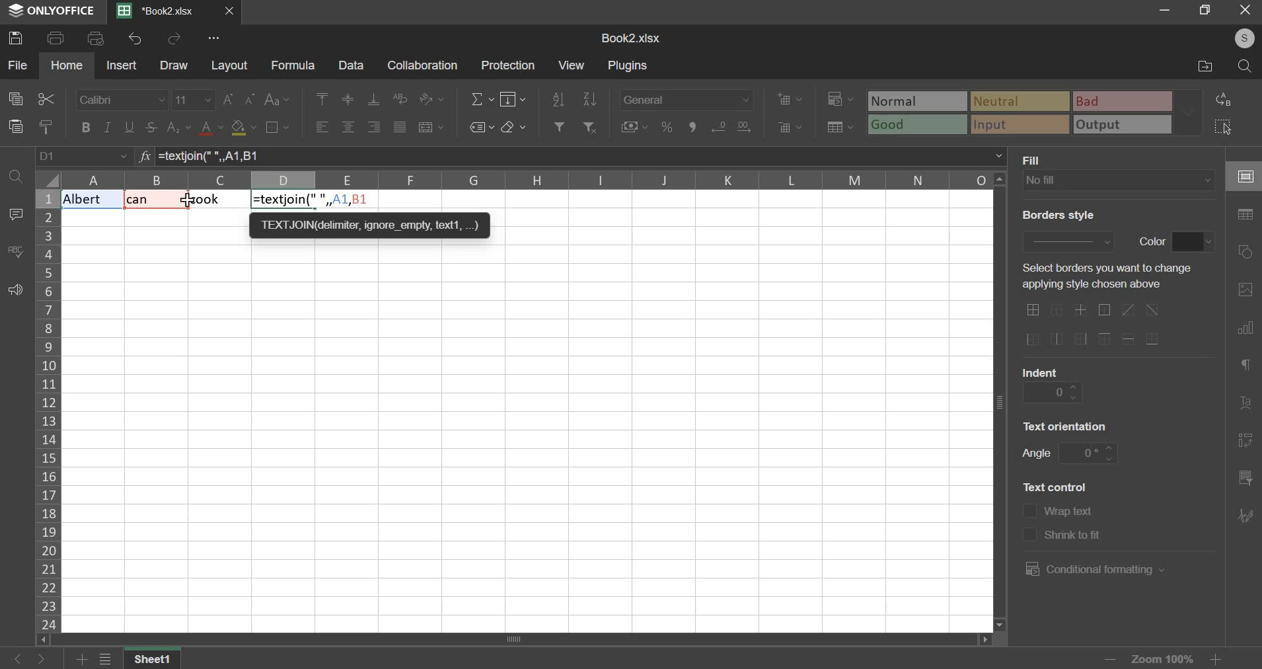 The image size is (1262, 669). I want to click on text color, so click(212, 128).